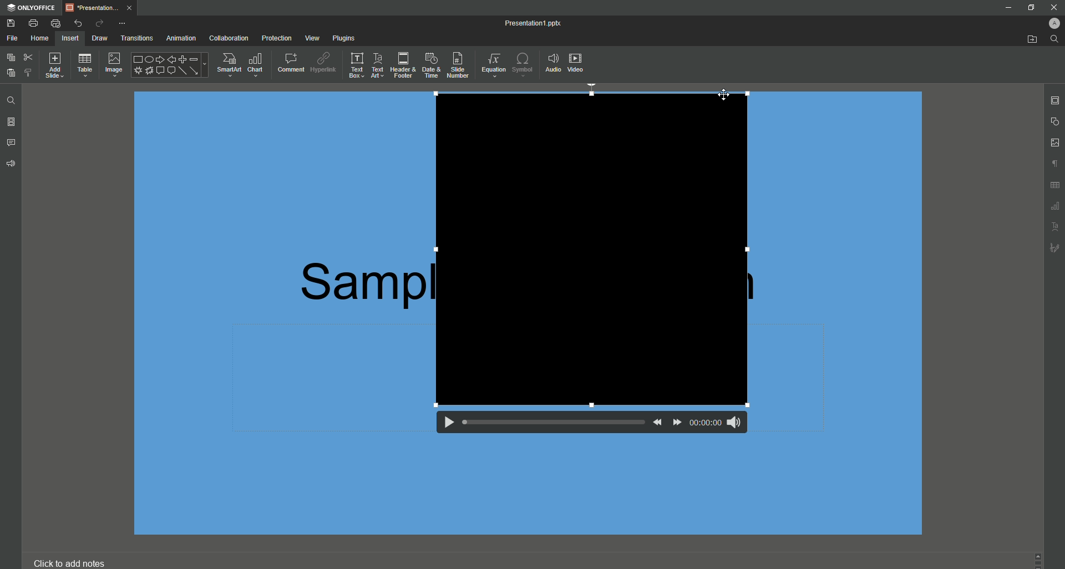  What do you see at coordinates (524, 25) in the screenshot?
I see `Presentation1` at bounding box center [524, 25].